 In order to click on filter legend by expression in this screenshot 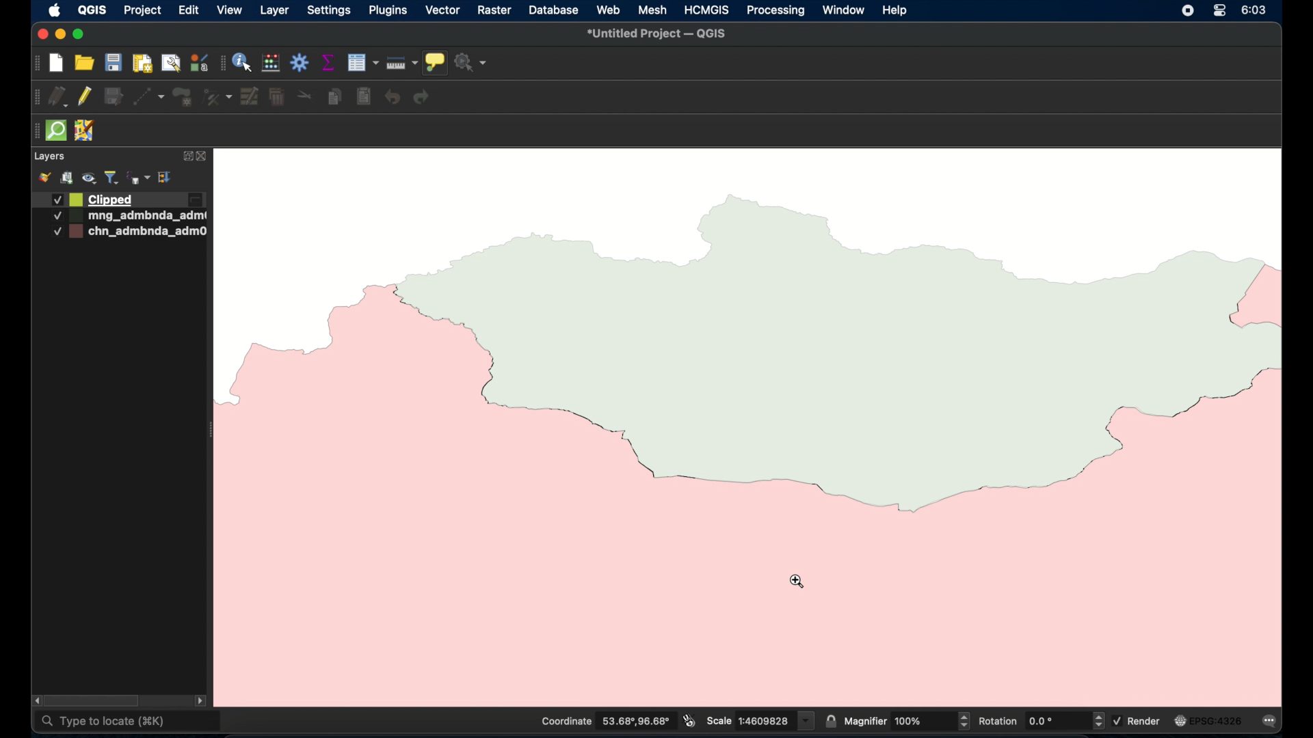, I will do `click(140, 178)`.